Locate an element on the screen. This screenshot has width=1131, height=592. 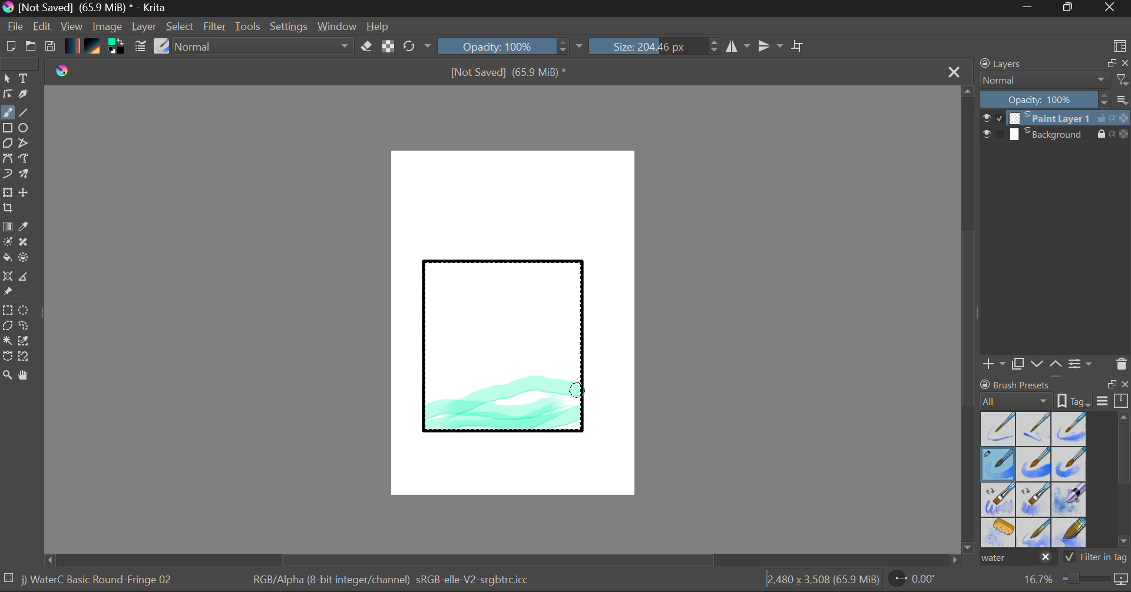
Save is located at coordinates (49, 47).